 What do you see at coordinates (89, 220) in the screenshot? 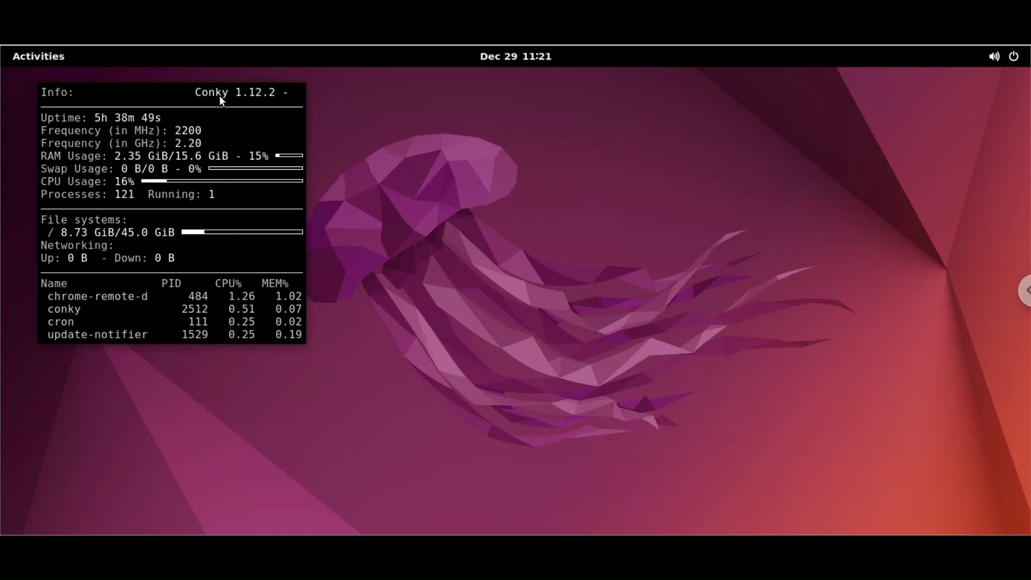
I see `file systems:` at bounding box center [89, 220].